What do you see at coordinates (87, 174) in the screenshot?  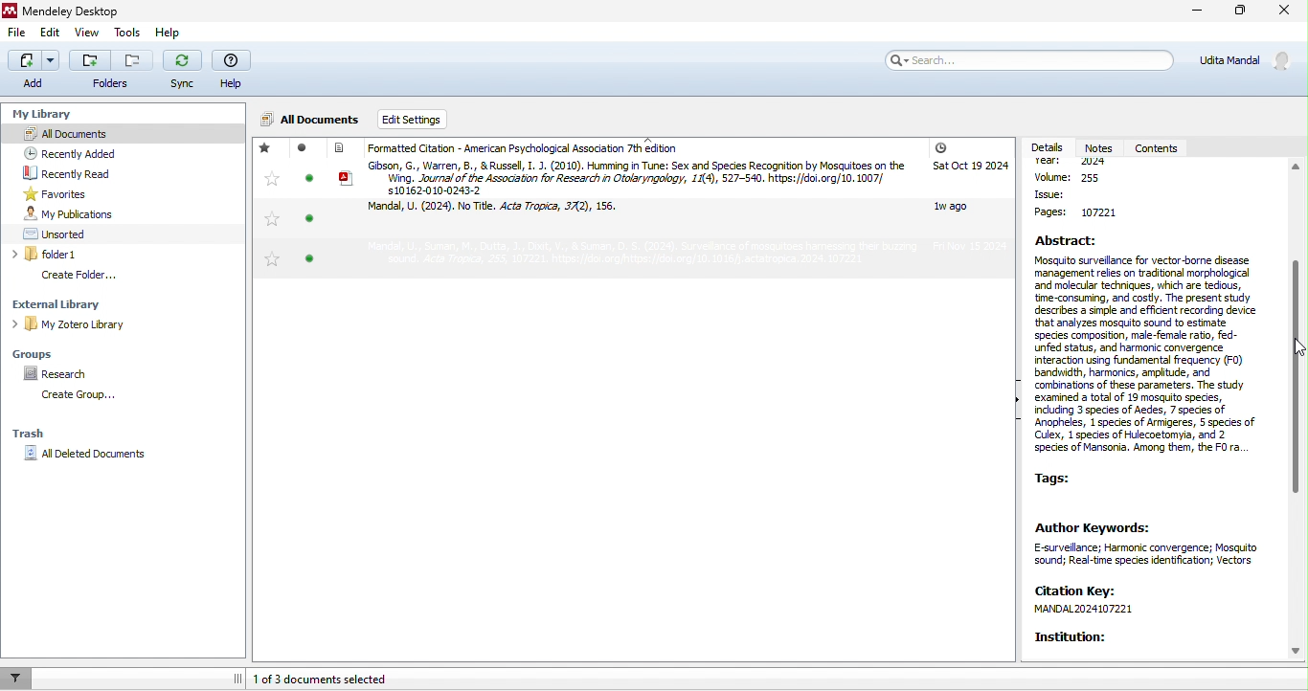 I see `recently read` at bounding box center [87, 174].